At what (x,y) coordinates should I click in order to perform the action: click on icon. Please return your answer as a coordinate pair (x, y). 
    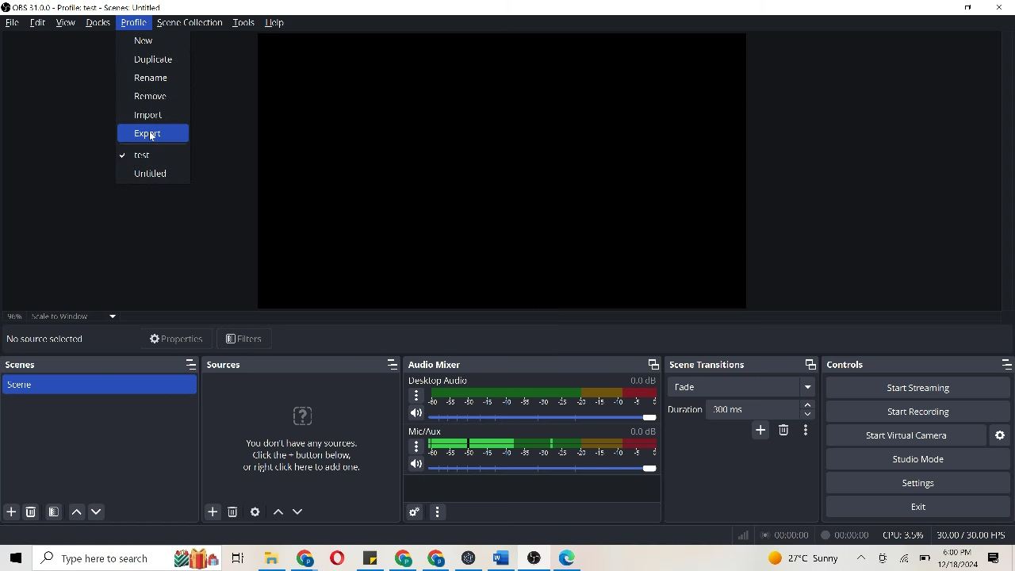
    Looking at the image, I should click on (466, 556).